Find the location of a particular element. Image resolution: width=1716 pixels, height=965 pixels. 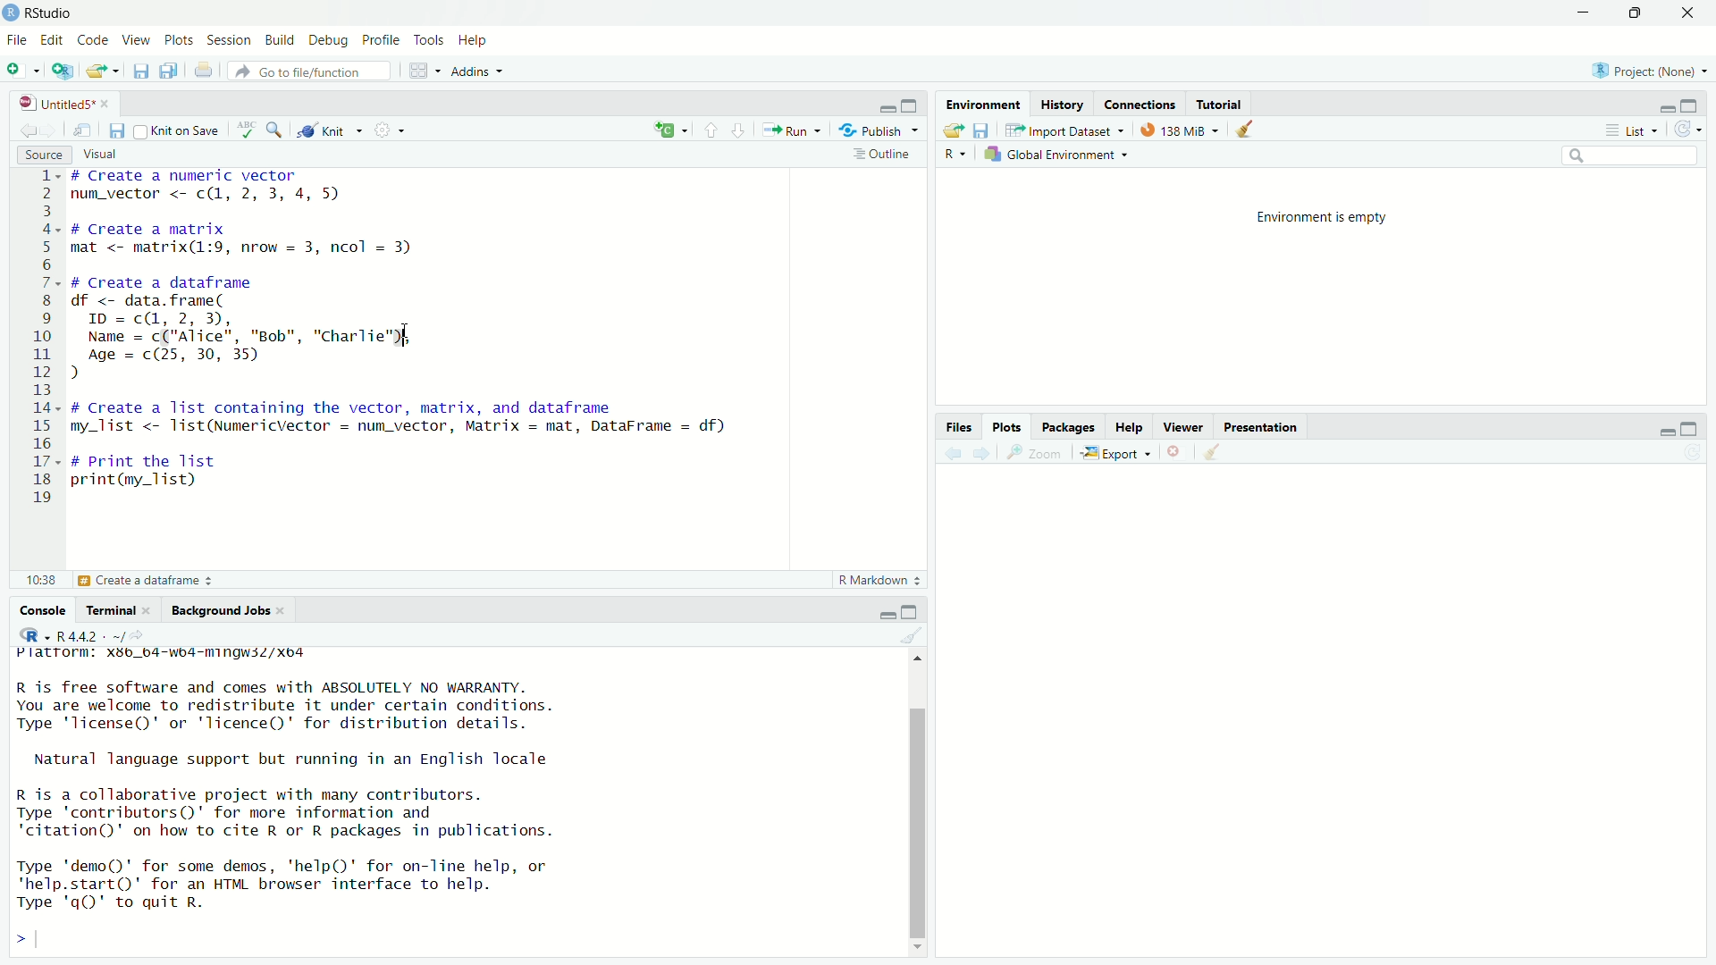

Session is located at coordinates (231, 39).